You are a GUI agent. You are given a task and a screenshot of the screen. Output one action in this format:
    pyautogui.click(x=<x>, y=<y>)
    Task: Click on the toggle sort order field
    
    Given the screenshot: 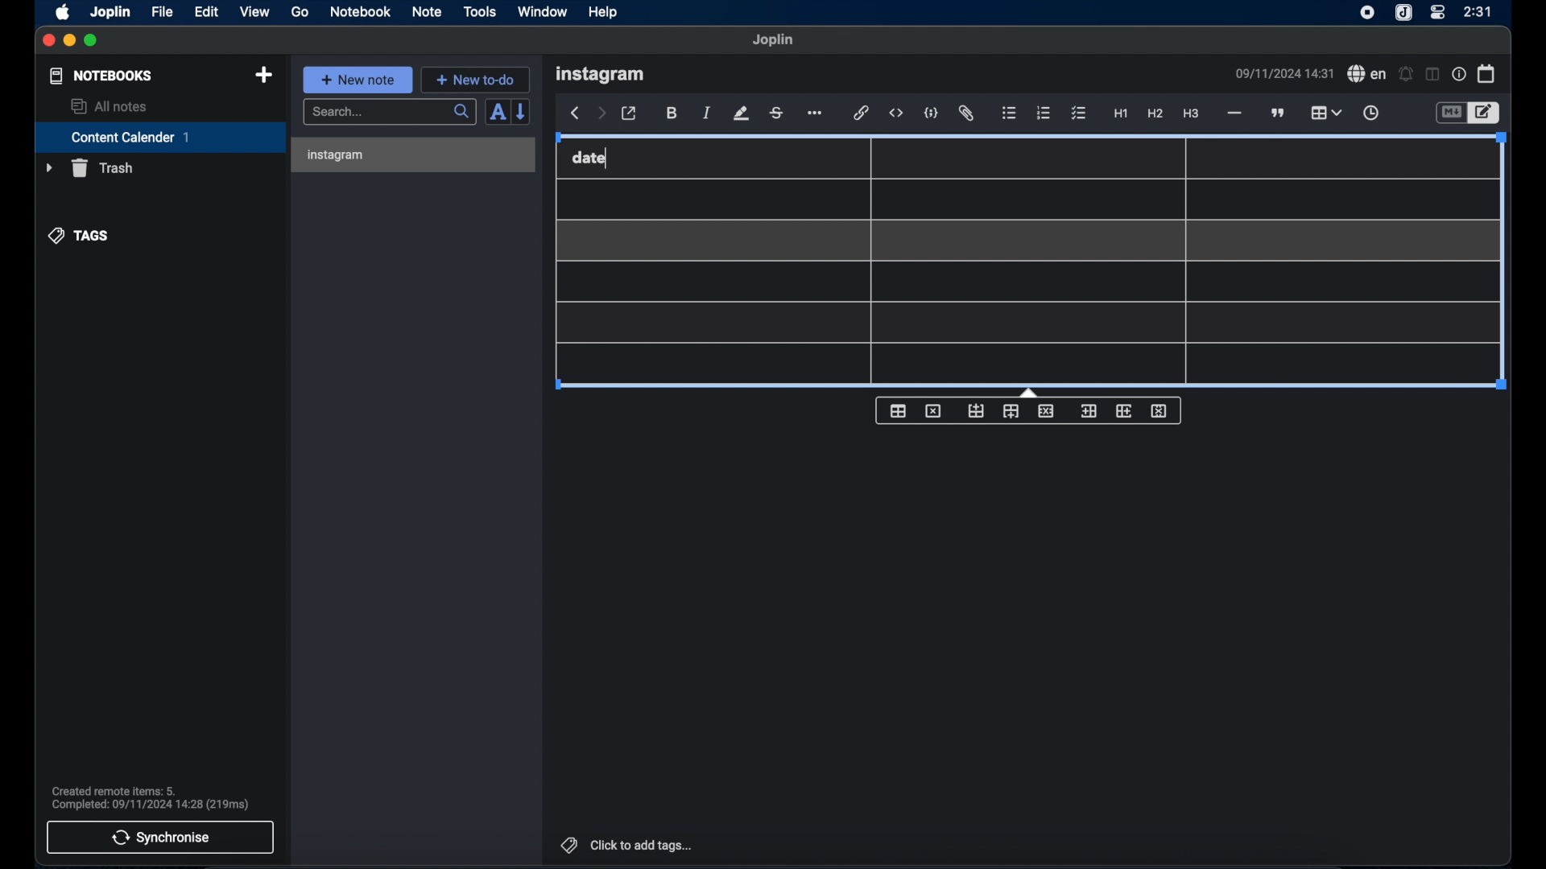 What is the action you would take?
    pyautogui.click(x=497, y=113)
    